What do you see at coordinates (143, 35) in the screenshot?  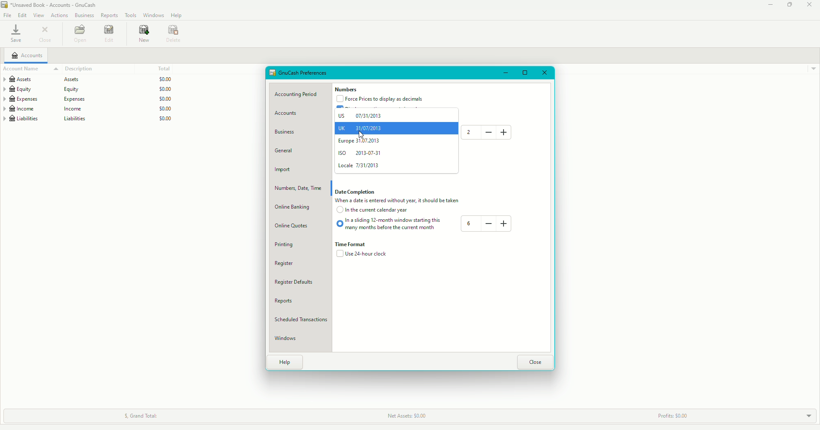 I see `New` at bounding box center [143, 35].